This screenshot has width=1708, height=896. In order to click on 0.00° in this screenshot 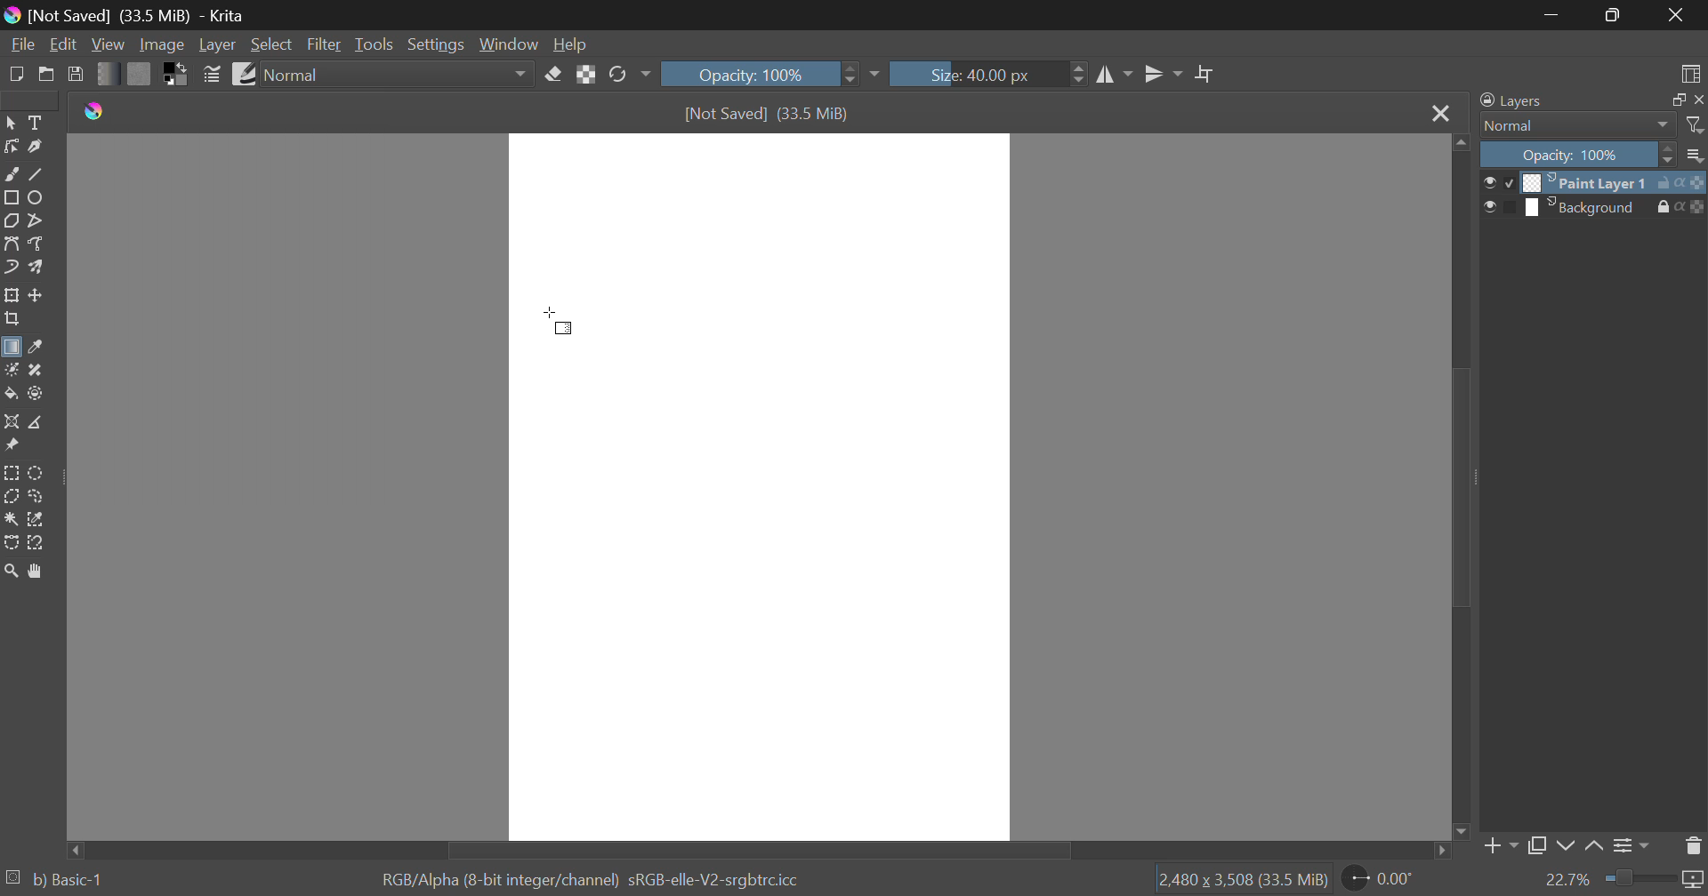, I will do `click(1389, 877)`.